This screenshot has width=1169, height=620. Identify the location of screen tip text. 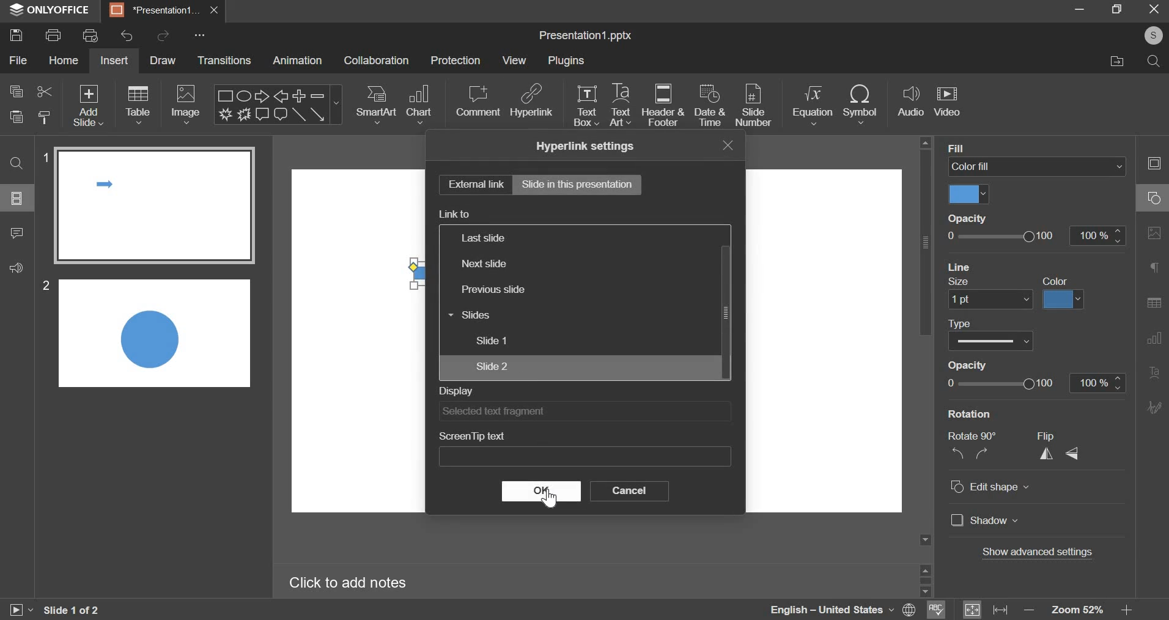
(471, 437).